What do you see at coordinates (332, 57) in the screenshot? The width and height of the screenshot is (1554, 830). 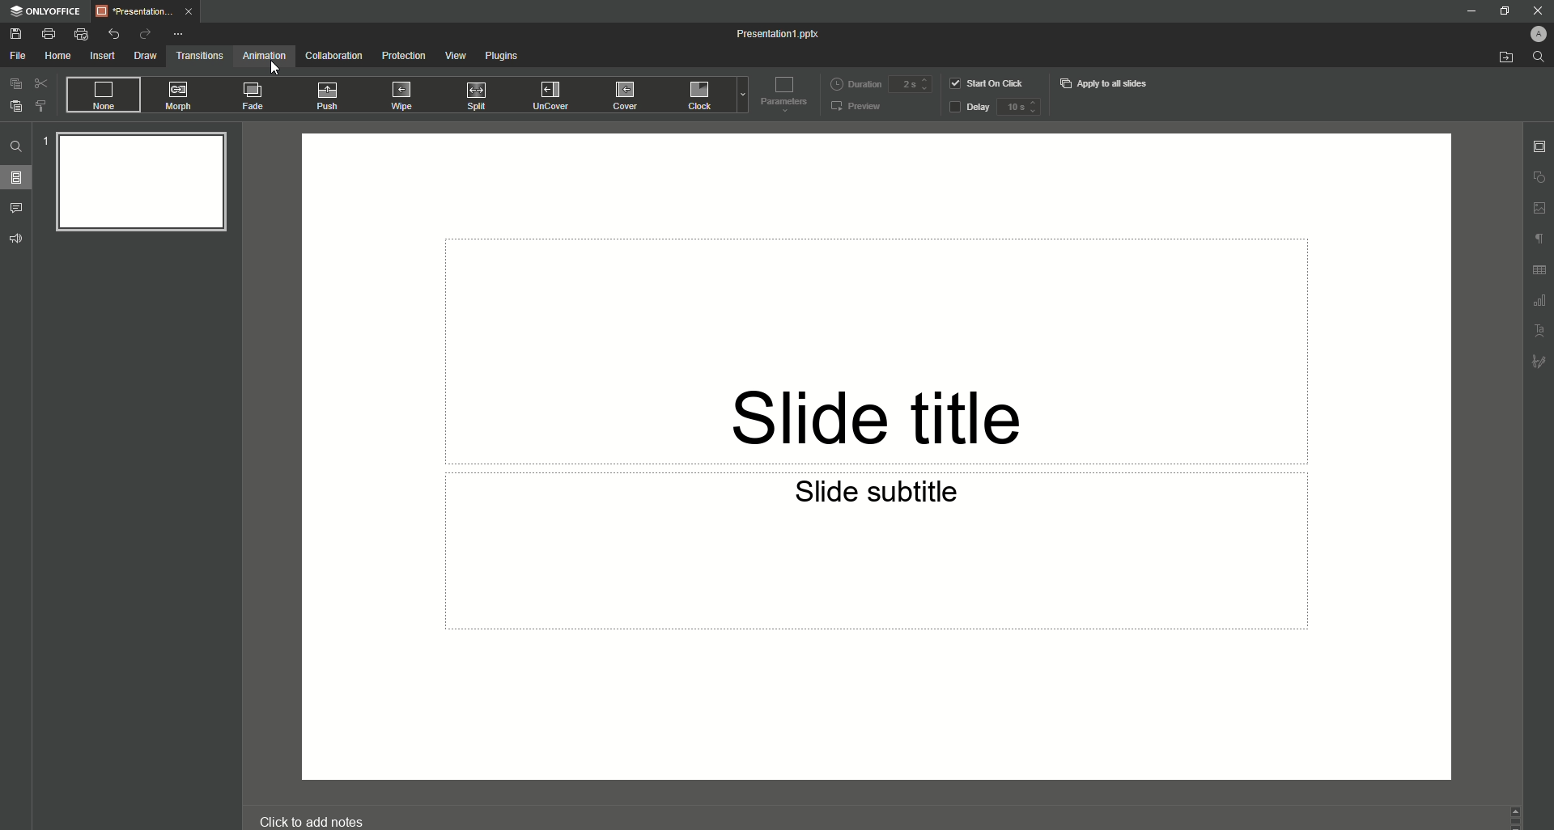 I see `Collaboration` at bounding box center [332, 57].